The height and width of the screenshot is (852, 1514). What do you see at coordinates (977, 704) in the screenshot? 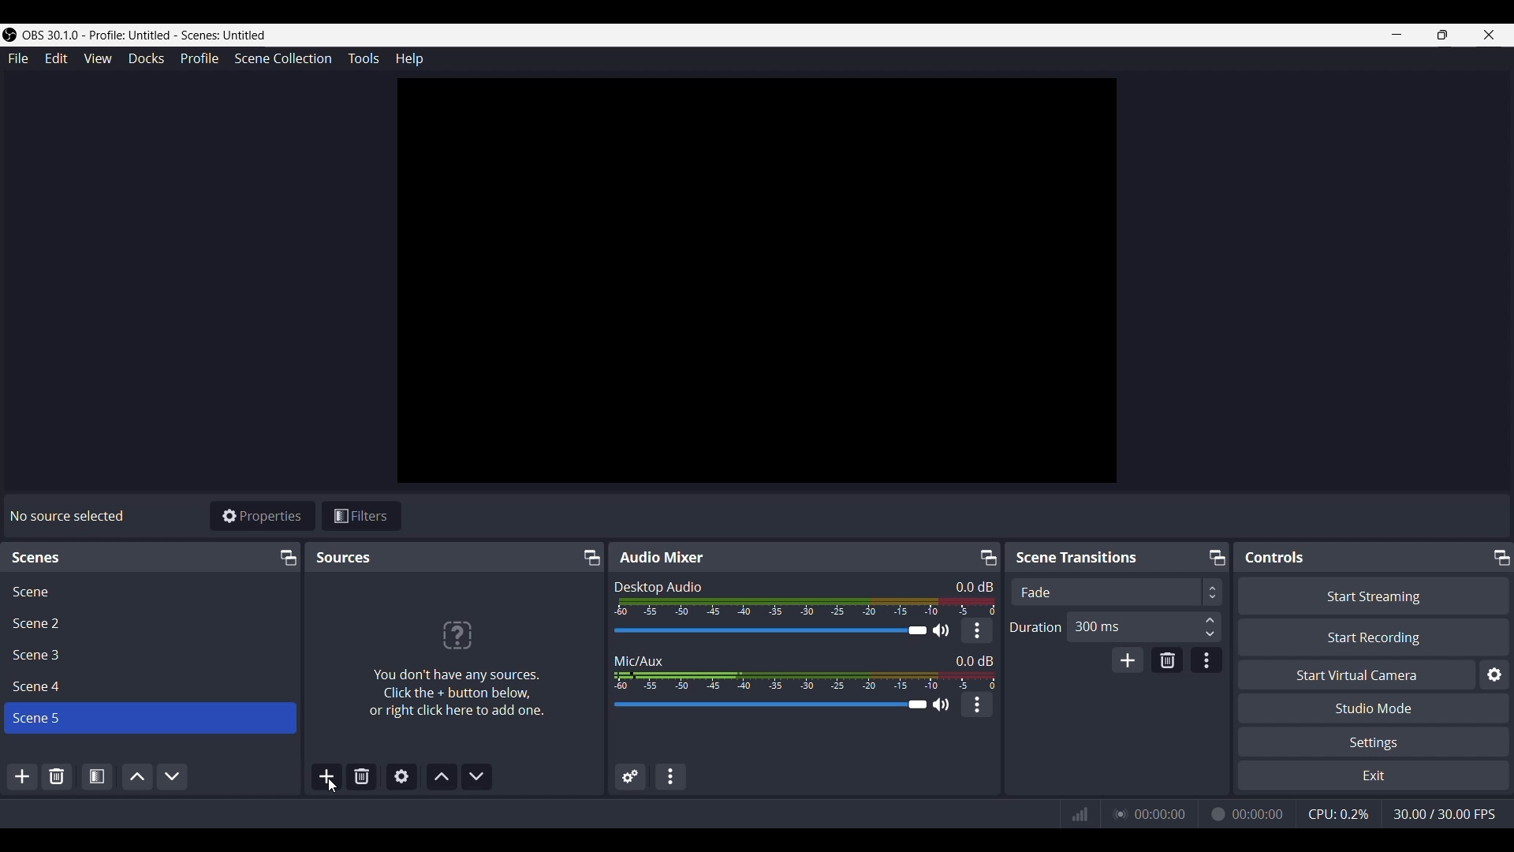
I see `More` at bounding box center [977, 704].